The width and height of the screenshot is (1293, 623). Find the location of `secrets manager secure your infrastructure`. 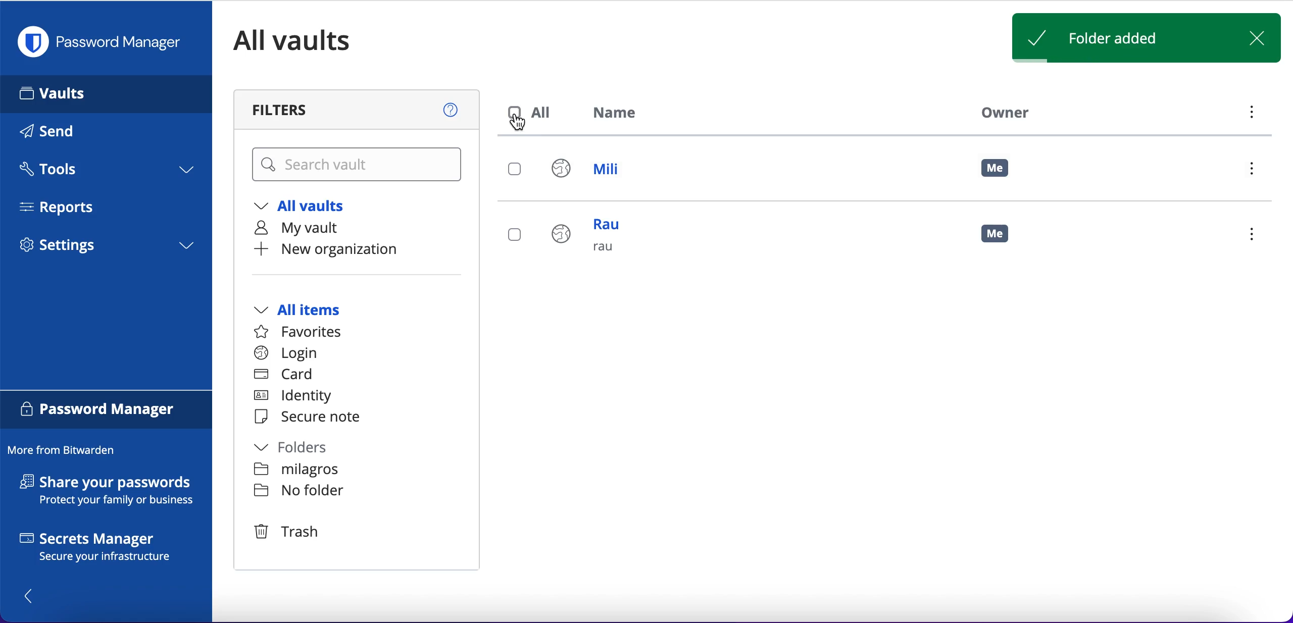

secrets manager secure your infrastructure is located at coordinates (107, 549).